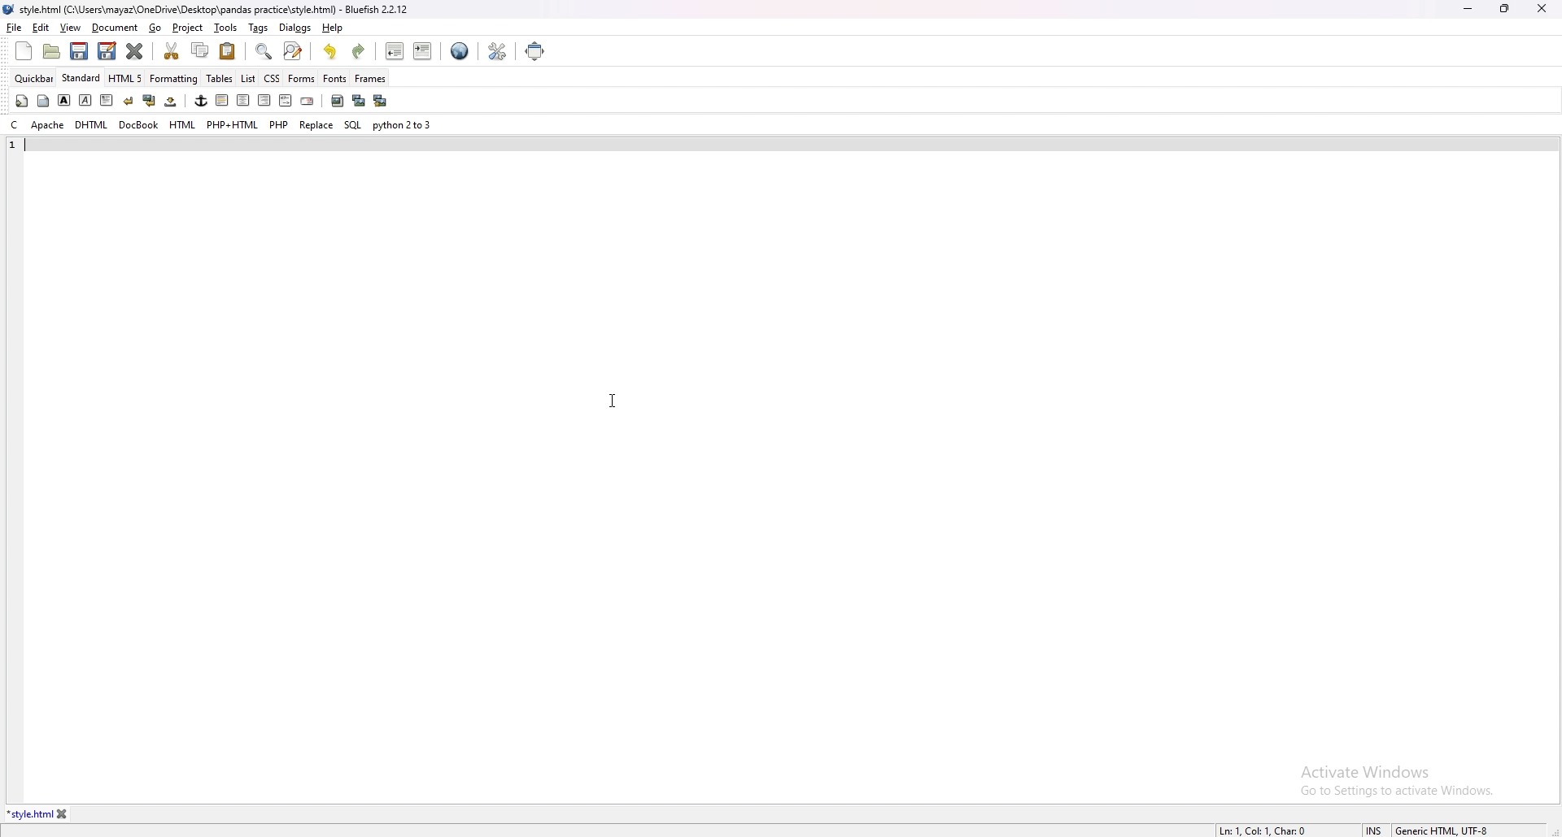 Image resolution: width=1562 pixels, height=837 pixels. I want to click on cut, so click(173, 50).